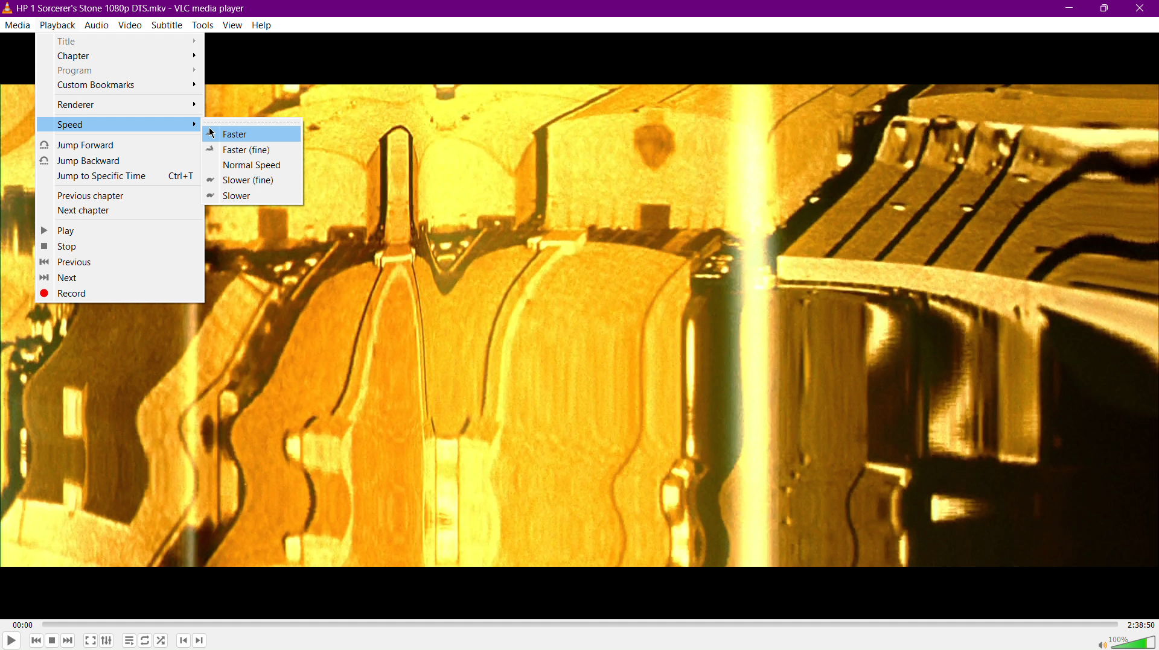  Describe the element at coordinates (233, 25) in the screenshot. I see `View` at that location.